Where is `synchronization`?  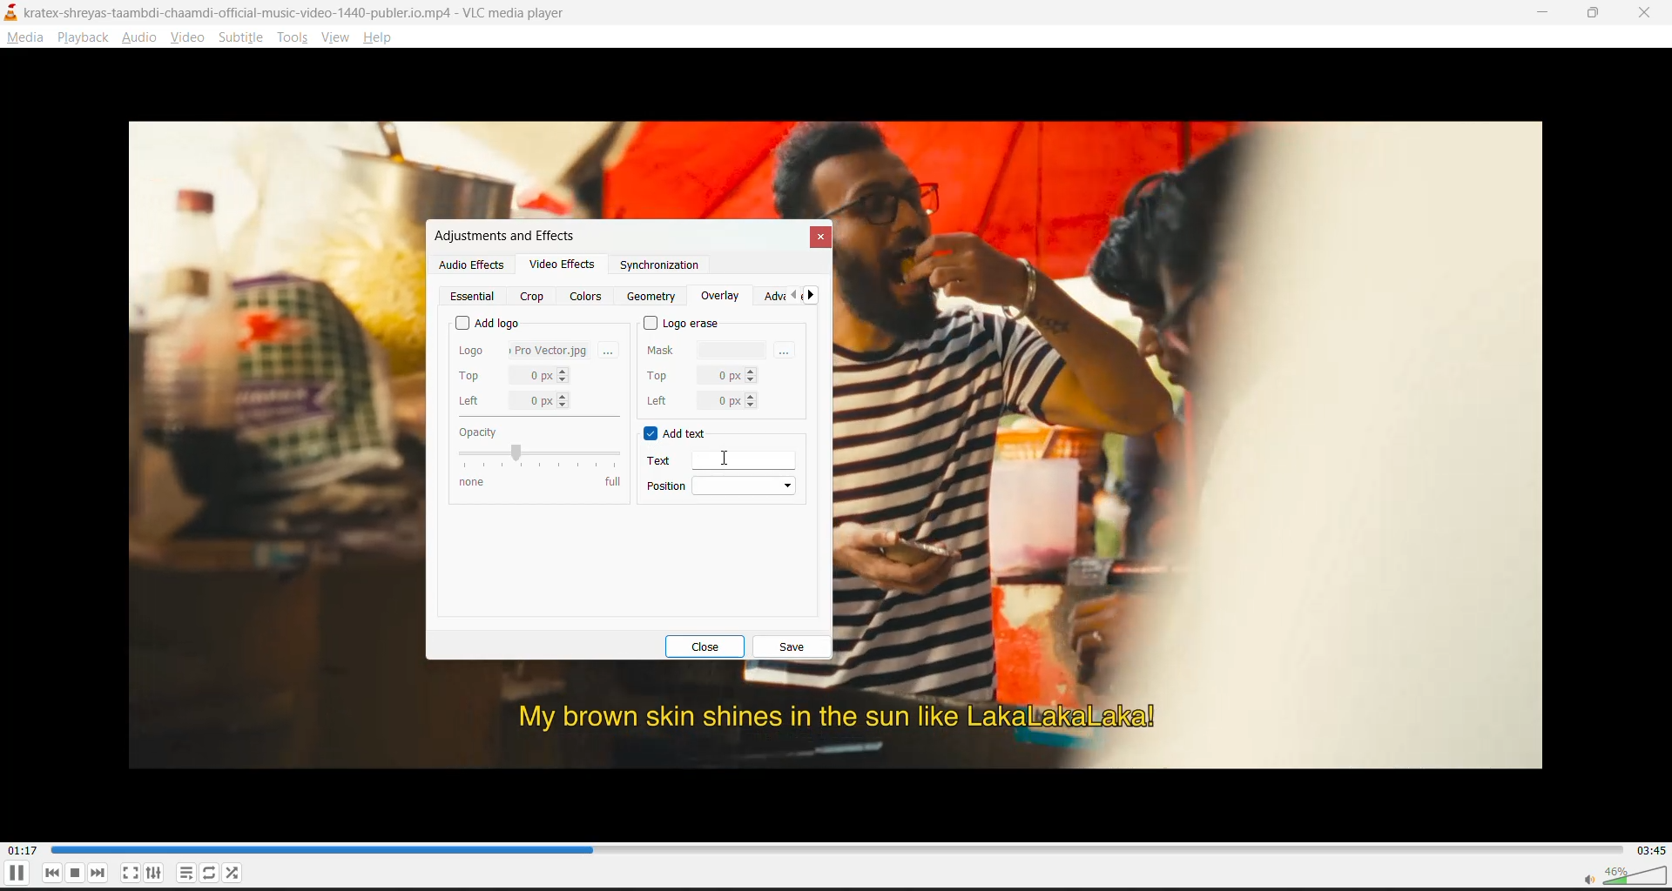
synchronization is located at coordinates (658, 269).